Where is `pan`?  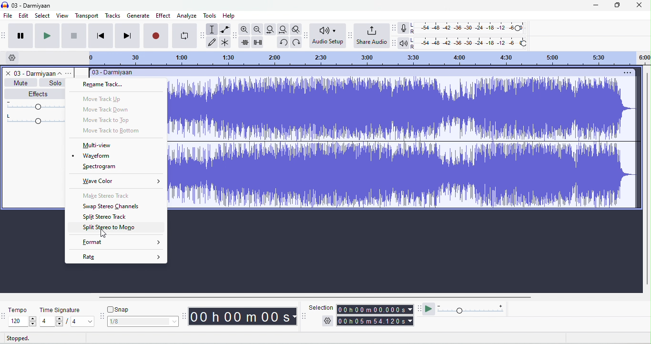
pan is located at coordinates (37, 119).